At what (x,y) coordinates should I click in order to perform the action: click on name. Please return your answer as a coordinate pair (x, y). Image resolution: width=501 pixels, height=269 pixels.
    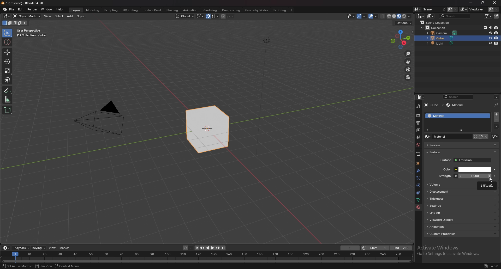
    Looking at the image, I should click on (448, 137).